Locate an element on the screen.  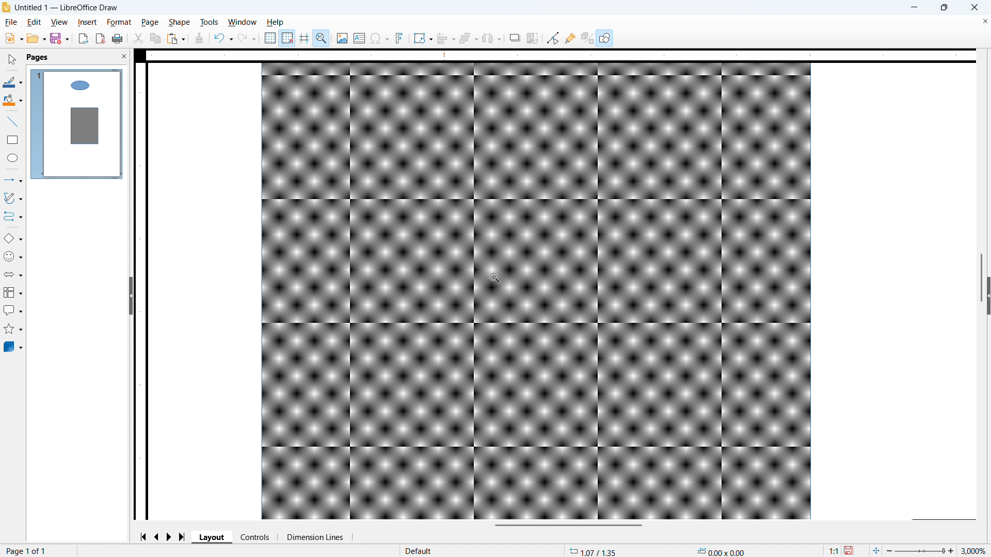
Edit  is located at coordinates (35, 23).